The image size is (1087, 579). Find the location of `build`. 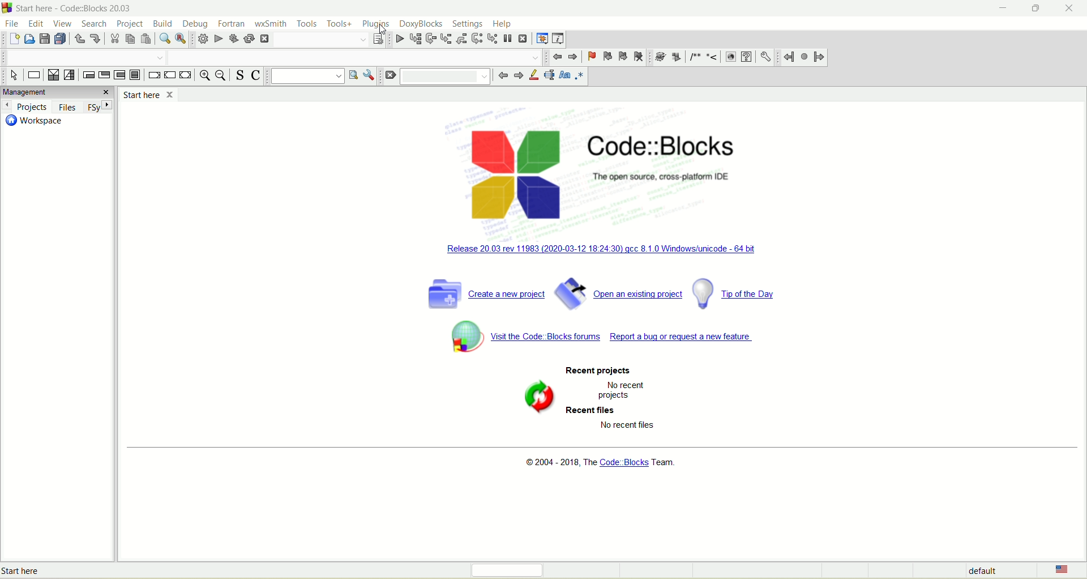

build is located at coordinates (162, 22).